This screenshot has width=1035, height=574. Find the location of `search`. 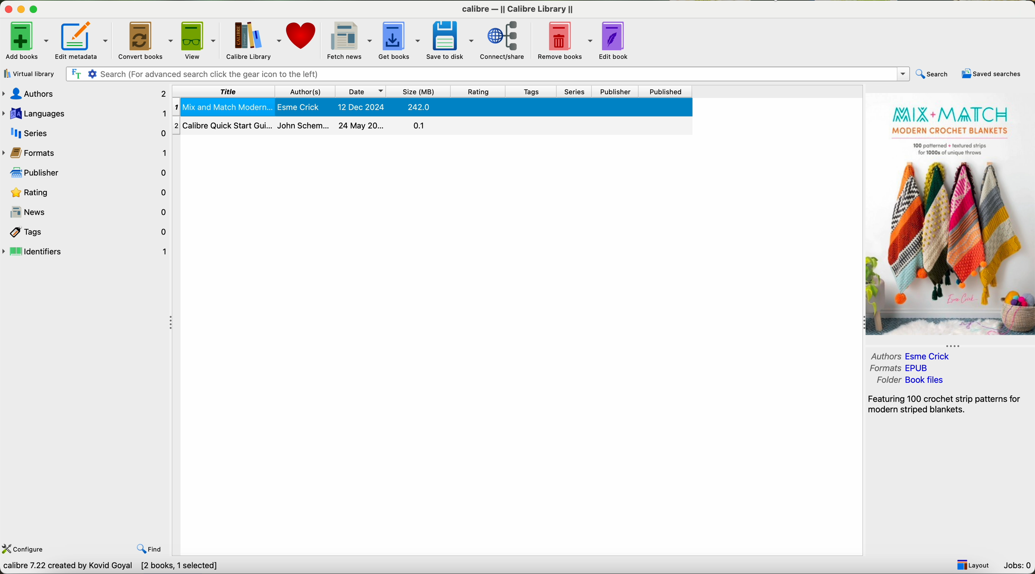

search is located at coordinates (931, 74).